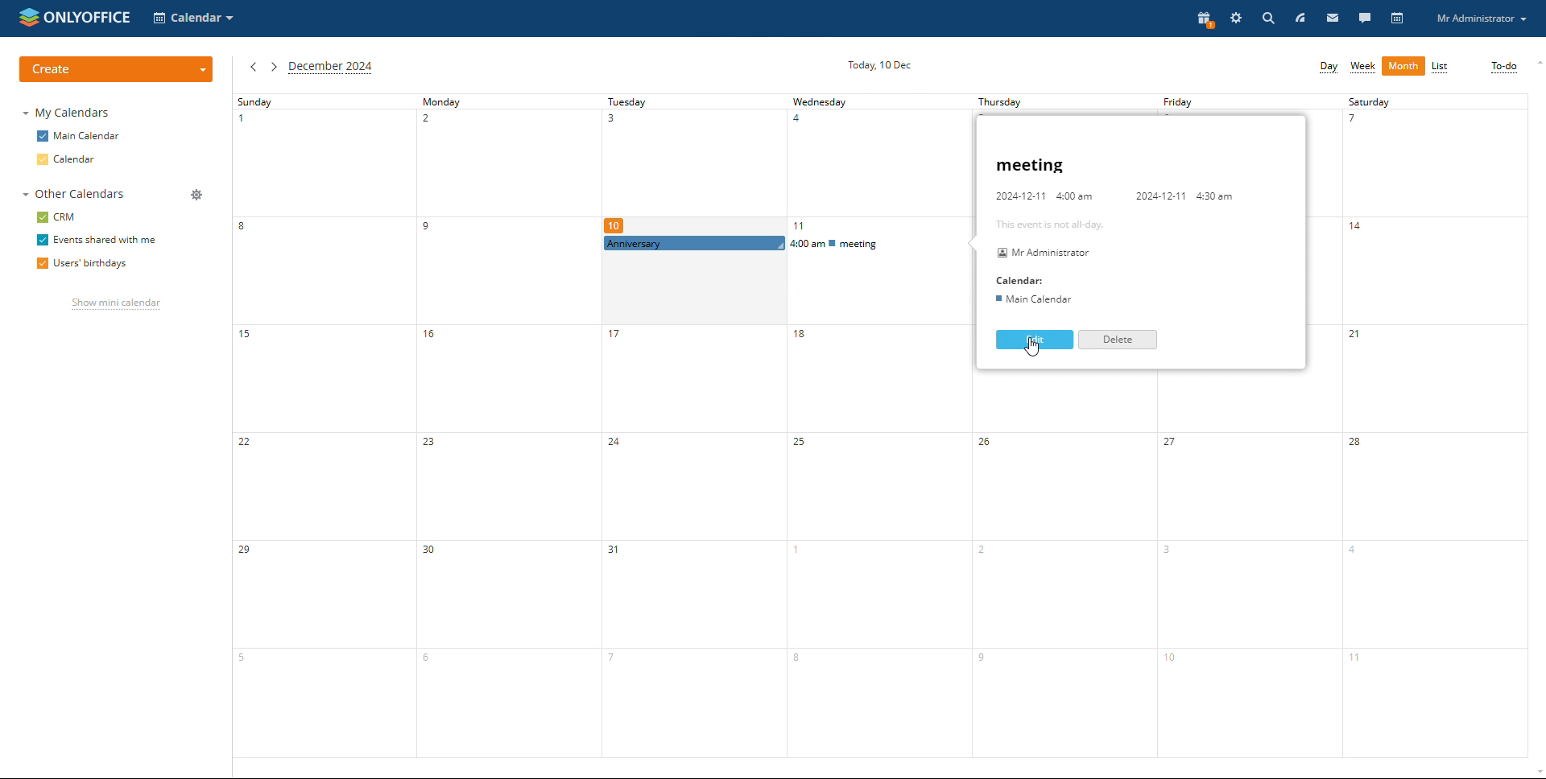 This screenshot has height=779, width=1546. I want to click on next month, so click(272, 67).